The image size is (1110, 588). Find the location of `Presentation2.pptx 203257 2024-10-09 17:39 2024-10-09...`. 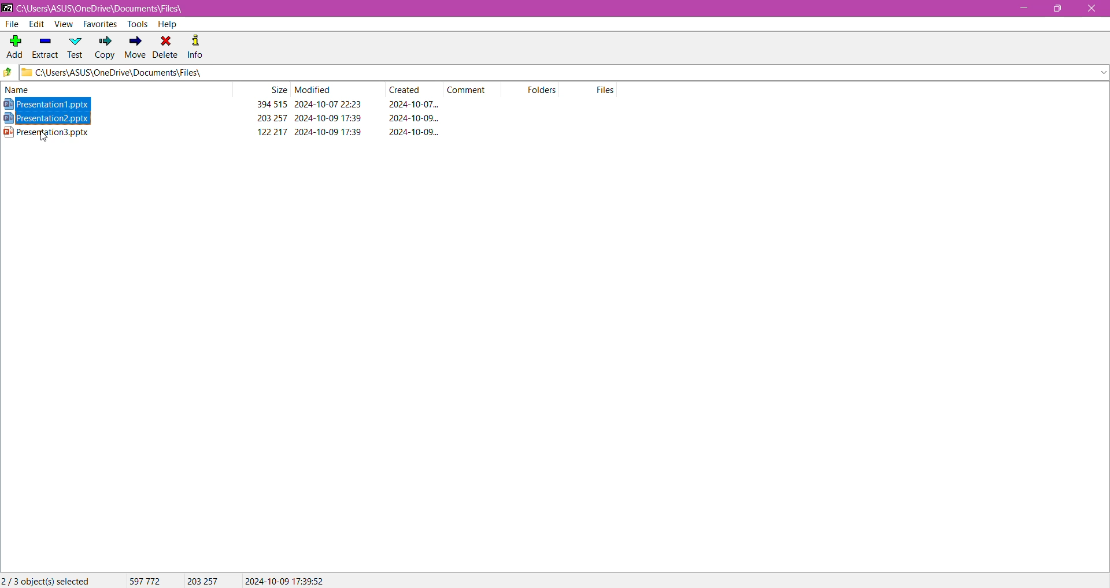

Presentation2.pptx 203257 2024-10-09 17:39 2024-10-09... is located at coordinates (231, 118).